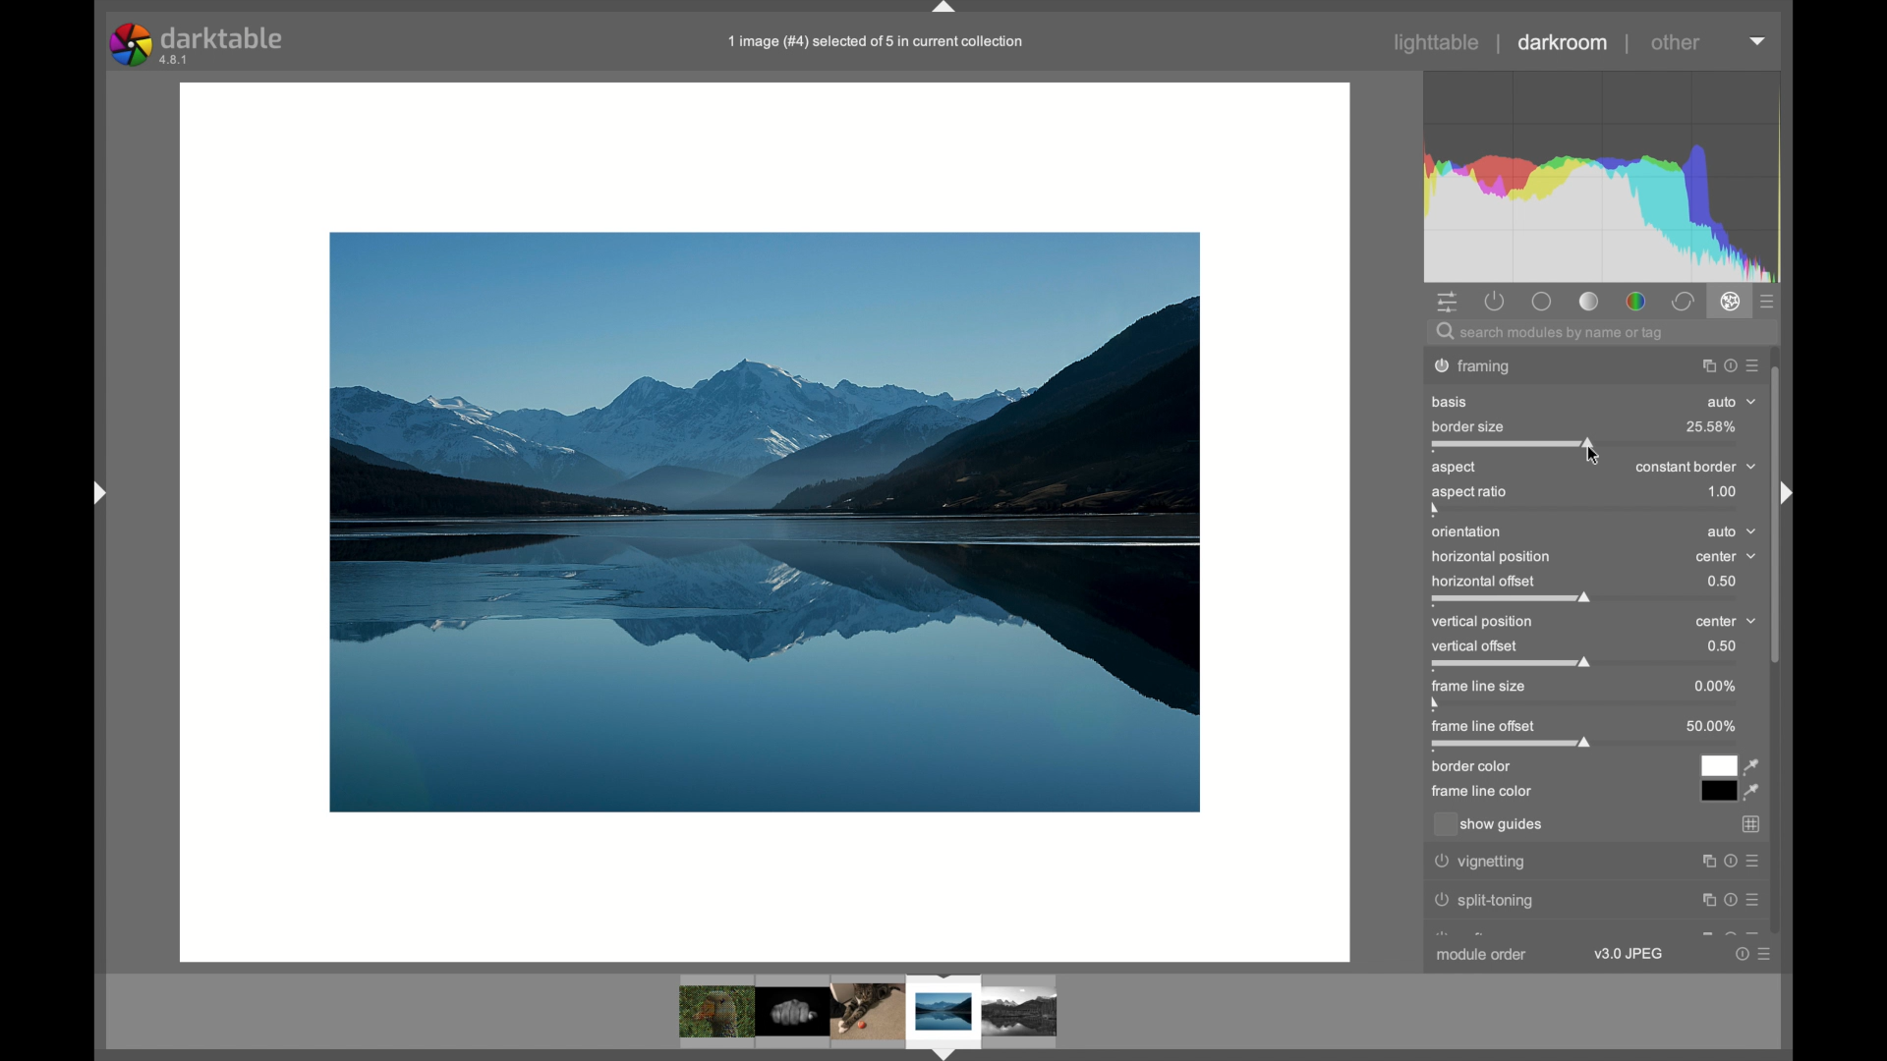 The width and height of the screenshot is (1887, 1061). Describe the element at coordinates (1726, 558) in the screenshot. I see `center dropdown` at that location.